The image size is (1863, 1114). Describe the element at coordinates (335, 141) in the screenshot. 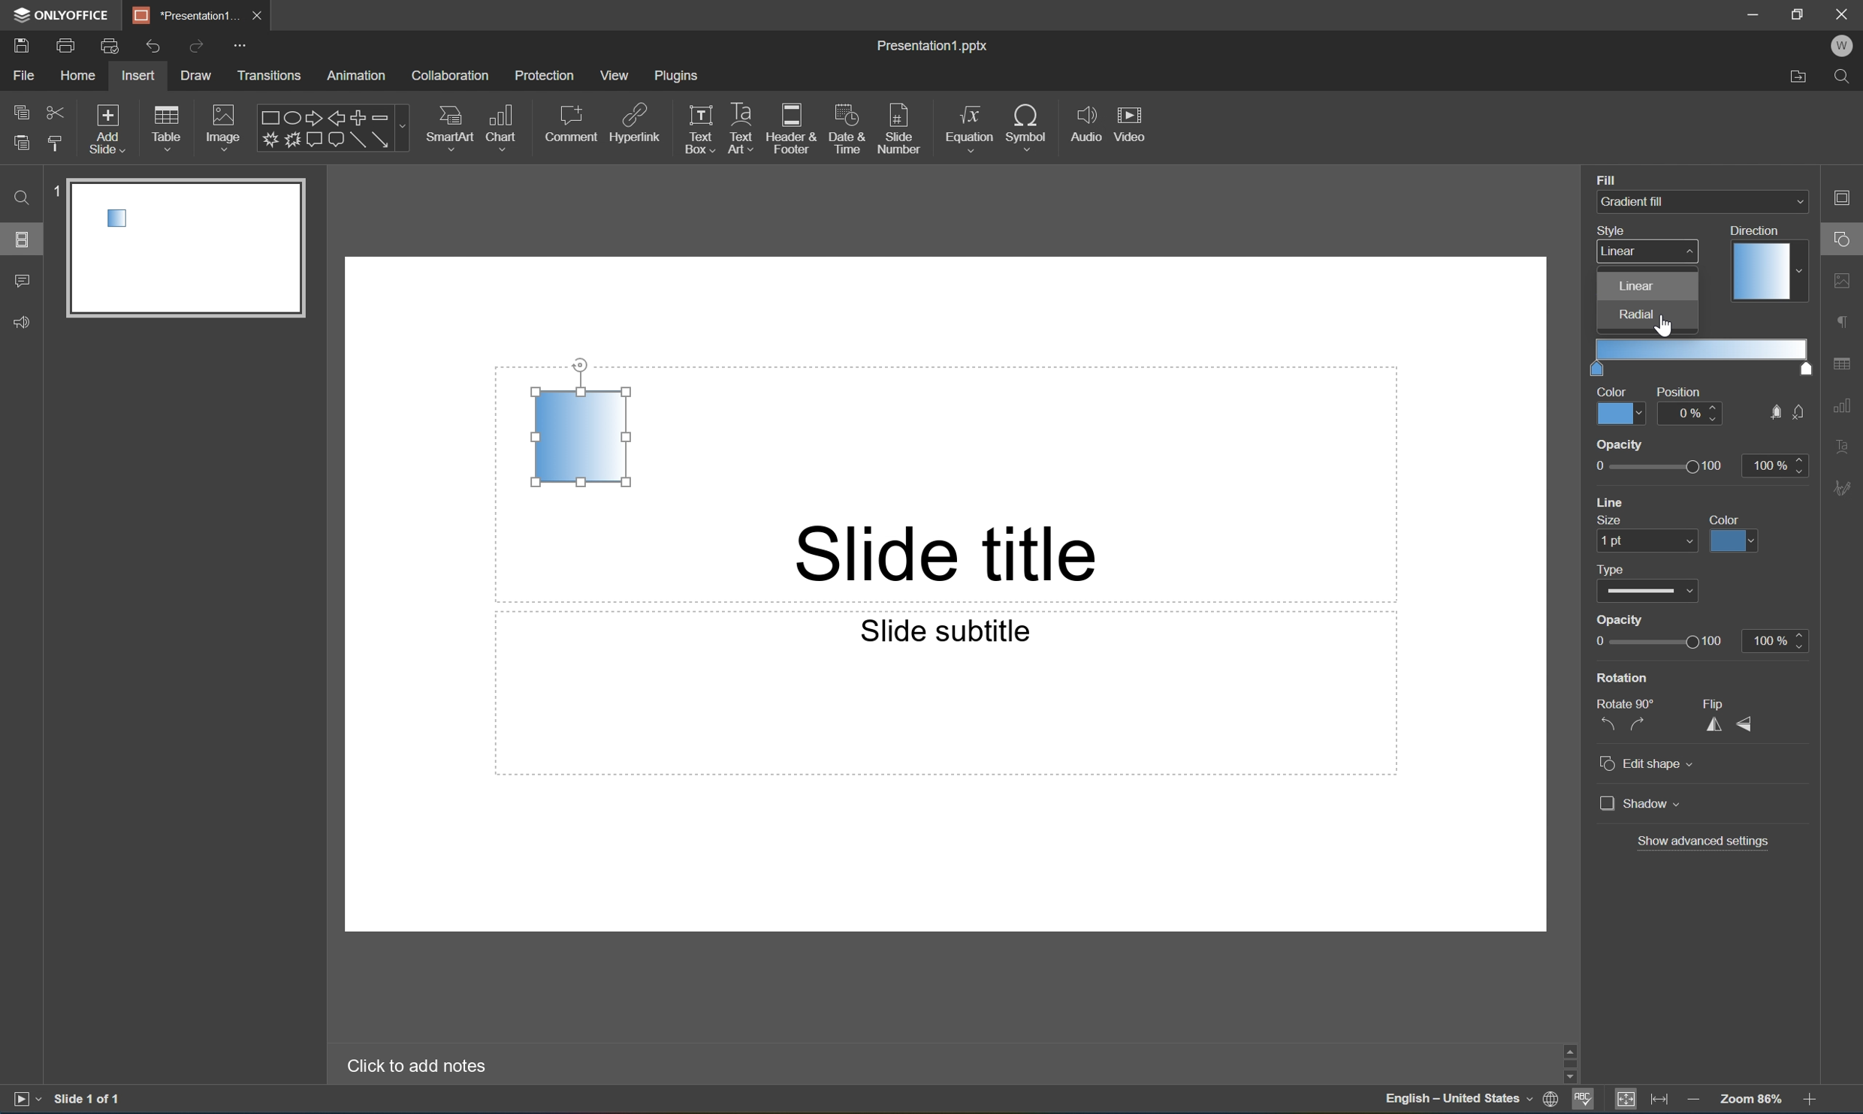

I see `` at that location.